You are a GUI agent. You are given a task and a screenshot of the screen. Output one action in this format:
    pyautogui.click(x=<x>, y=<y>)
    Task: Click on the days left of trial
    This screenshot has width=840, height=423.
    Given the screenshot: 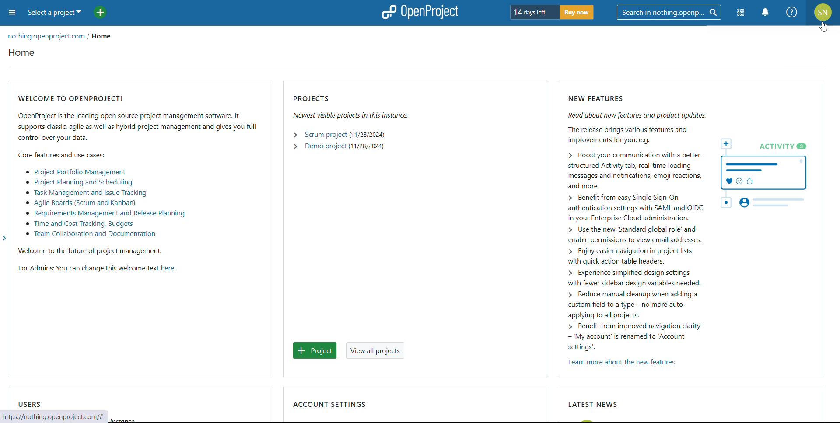 What is the action you would take?
    pyautogui.click(x=532, y=12)
    